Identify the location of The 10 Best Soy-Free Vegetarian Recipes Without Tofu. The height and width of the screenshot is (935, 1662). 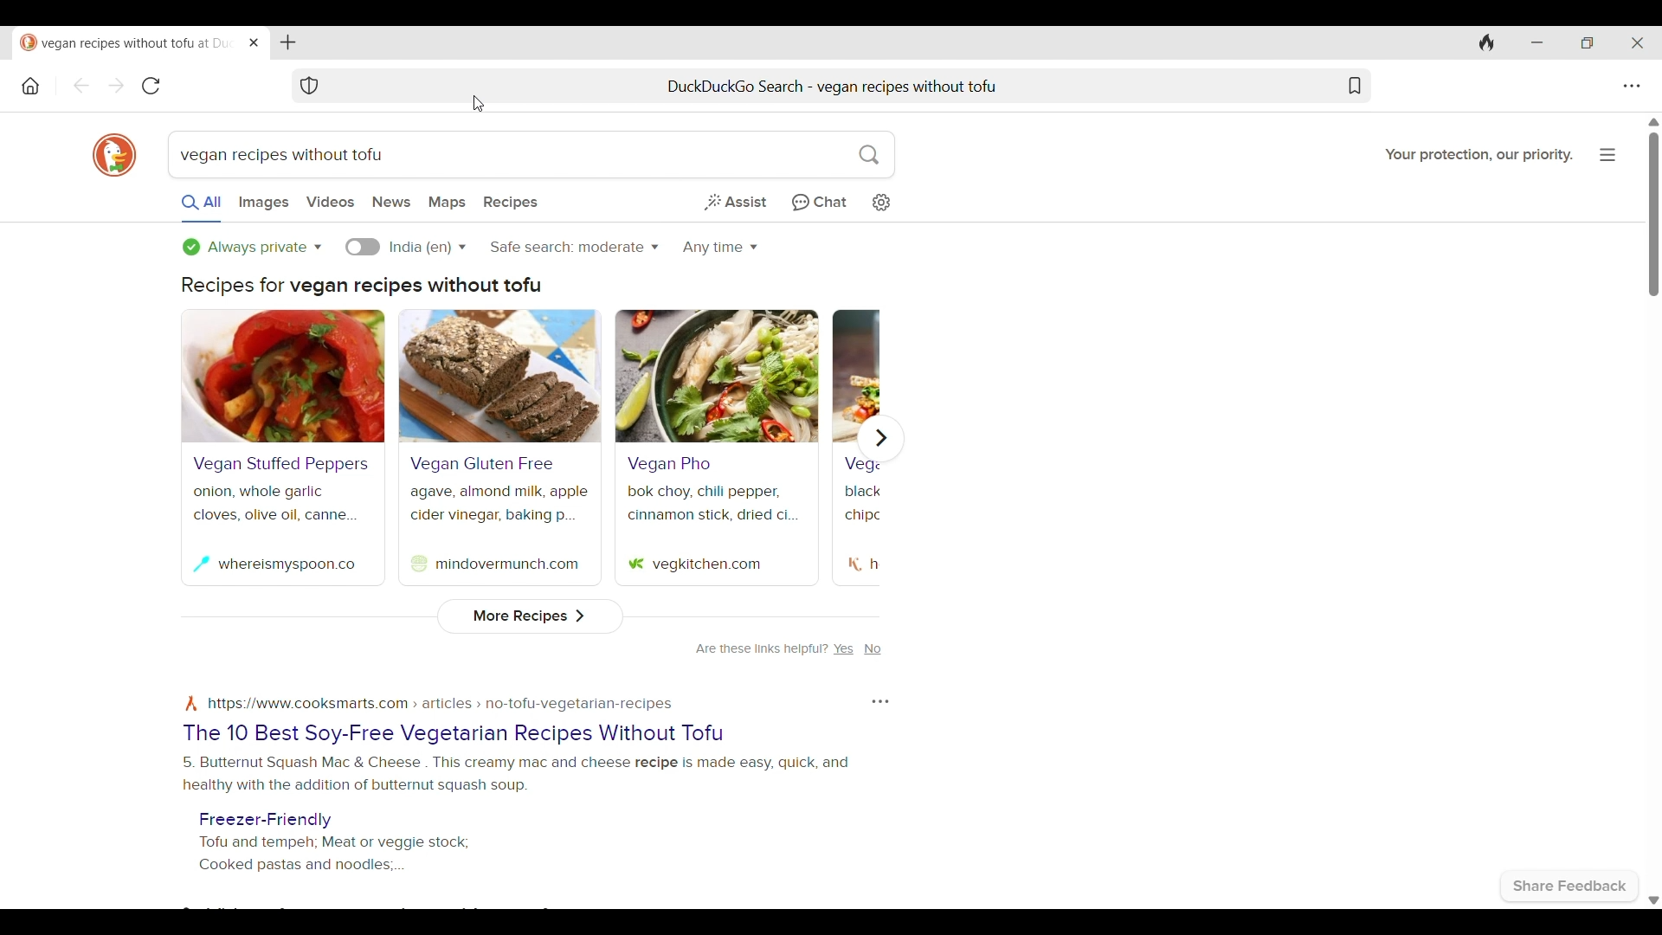
(452, 734).